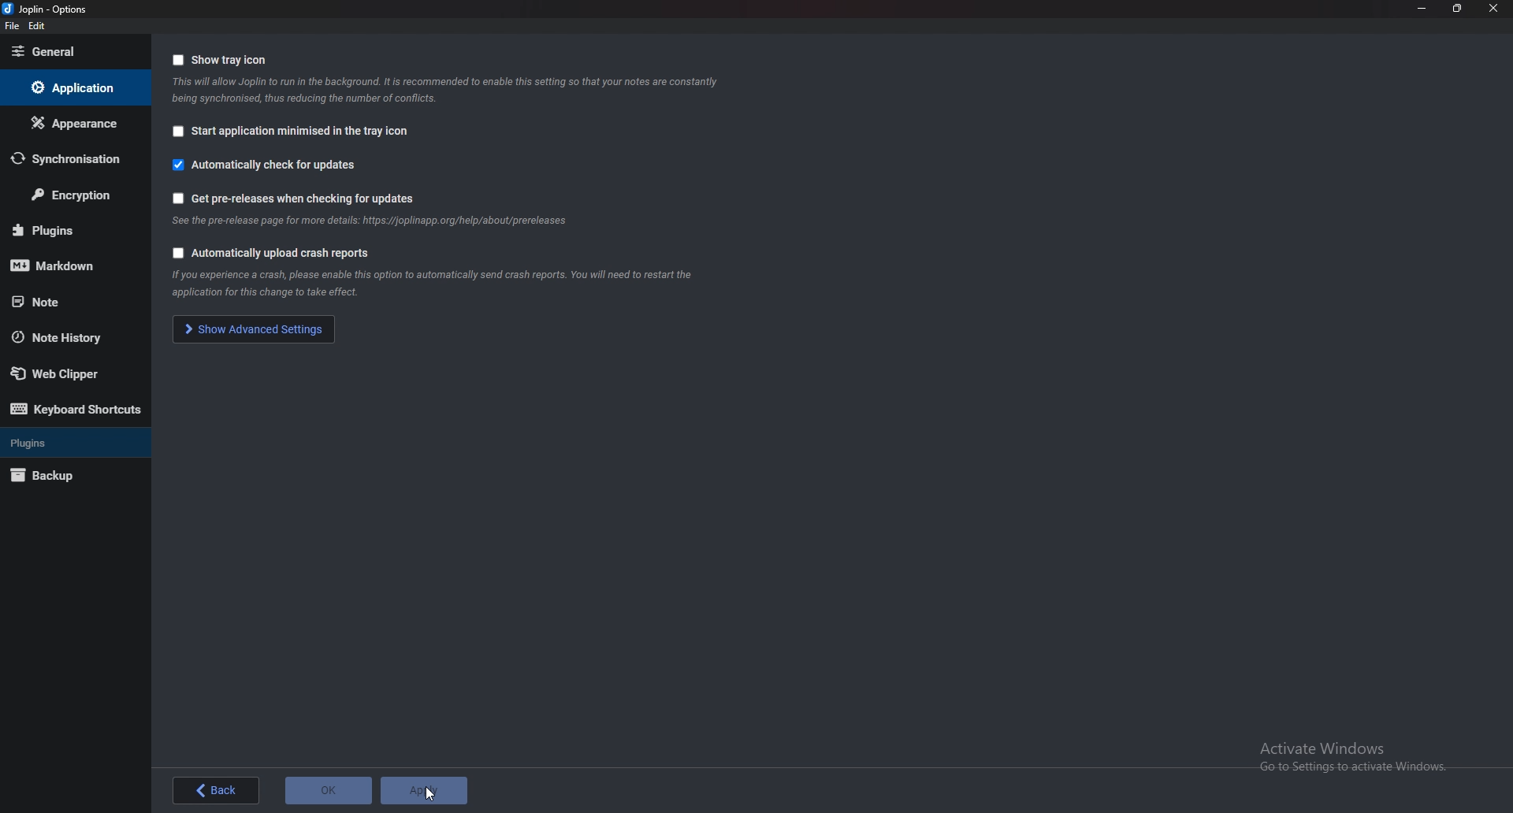  Describe the element at coordinates (1455, 9) in the screenshot. I see `Resize` at that location.